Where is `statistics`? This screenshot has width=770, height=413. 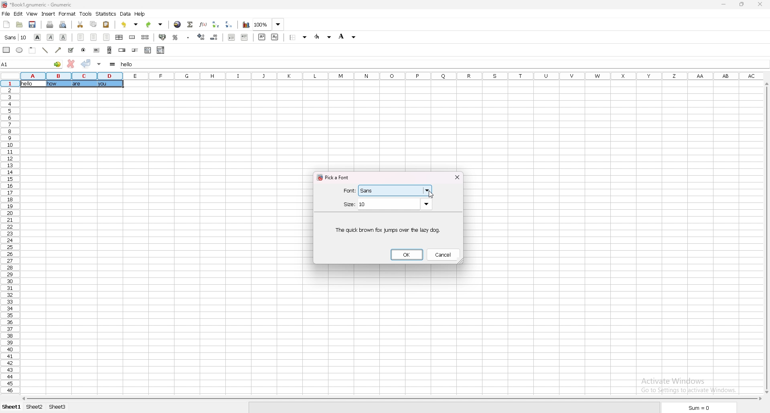 statistics is located at coordinates (106, 14).